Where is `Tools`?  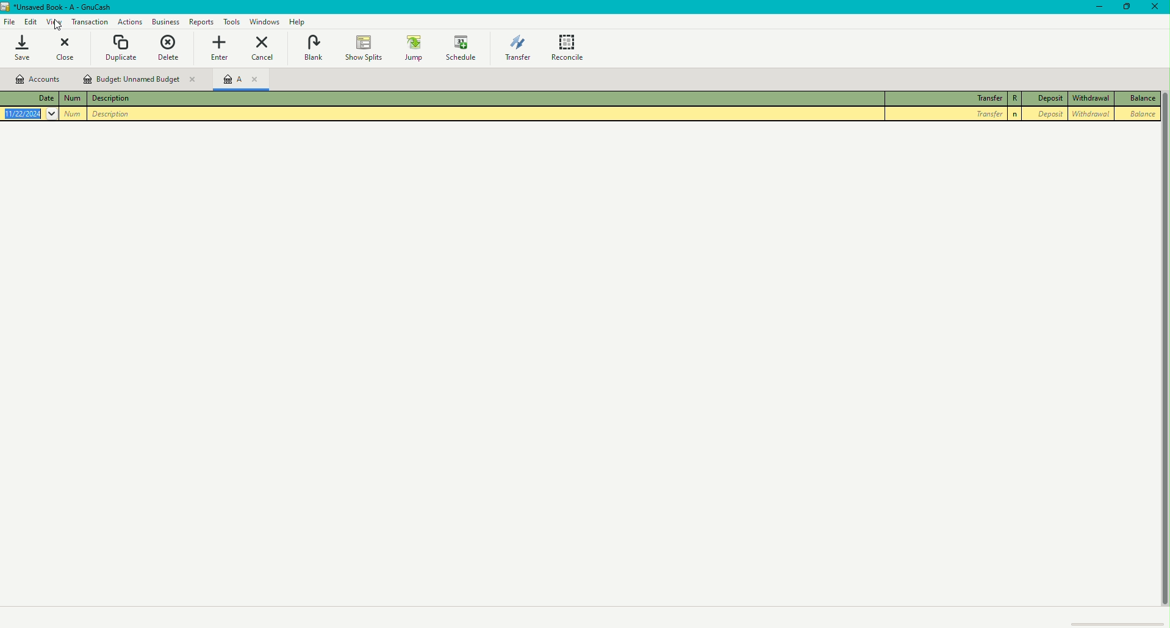
Tools is located at coordinates (231, 21).